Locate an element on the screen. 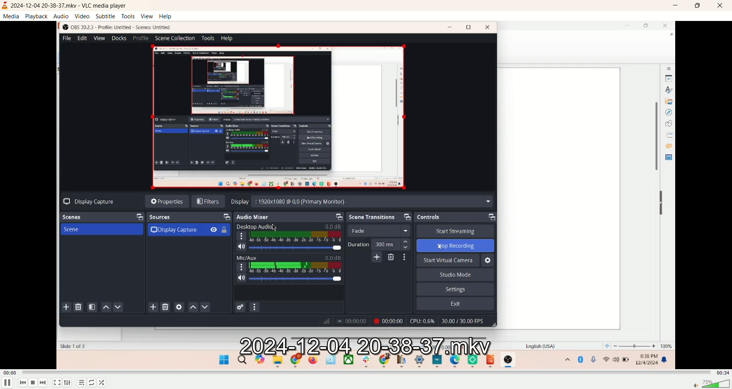  stop is located at coordinates (33, 383).